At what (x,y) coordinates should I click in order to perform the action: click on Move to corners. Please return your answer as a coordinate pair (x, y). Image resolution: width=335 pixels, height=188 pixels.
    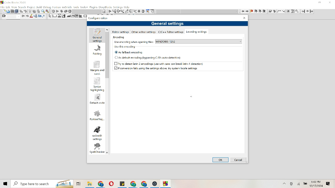
    Looking at the image, I should click on (68, 16).